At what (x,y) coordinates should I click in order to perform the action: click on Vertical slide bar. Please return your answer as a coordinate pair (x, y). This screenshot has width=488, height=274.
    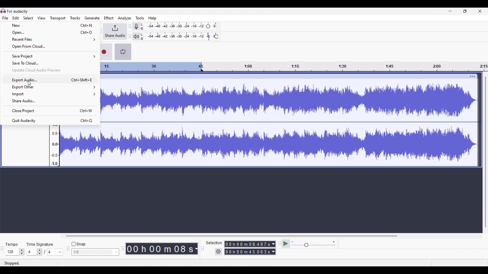
    Looking at the image, I should click on (486, 152).